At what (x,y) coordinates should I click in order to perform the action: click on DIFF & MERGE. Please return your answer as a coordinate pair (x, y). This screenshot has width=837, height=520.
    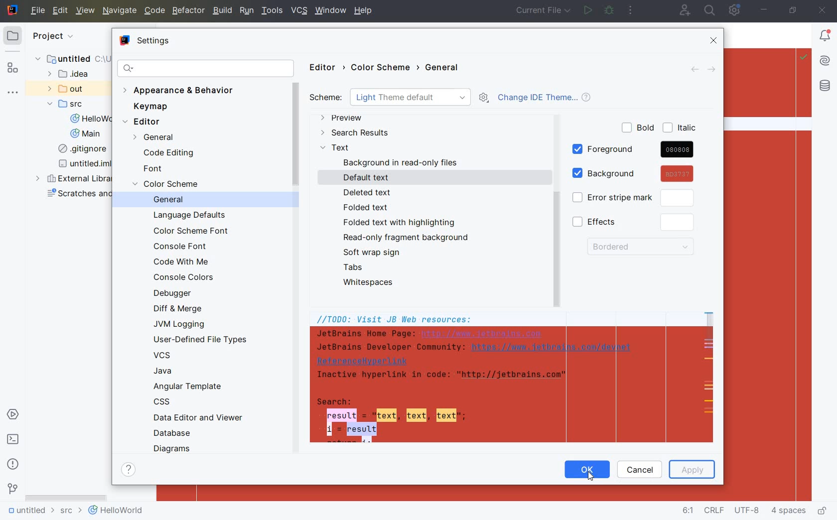
    Looking at the image, I should click on (183, 309).